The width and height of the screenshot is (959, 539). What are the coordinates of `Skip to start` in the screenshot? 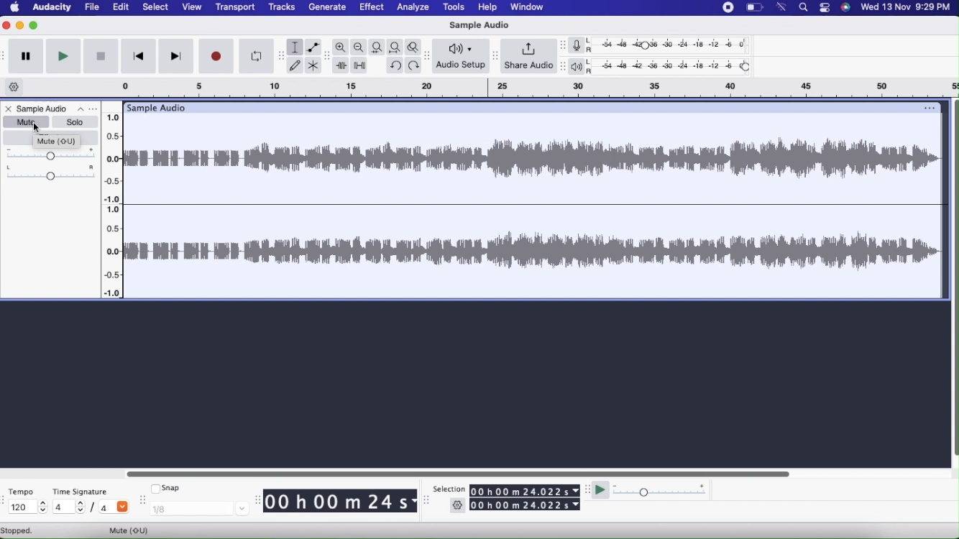 It's located at (139, 57).